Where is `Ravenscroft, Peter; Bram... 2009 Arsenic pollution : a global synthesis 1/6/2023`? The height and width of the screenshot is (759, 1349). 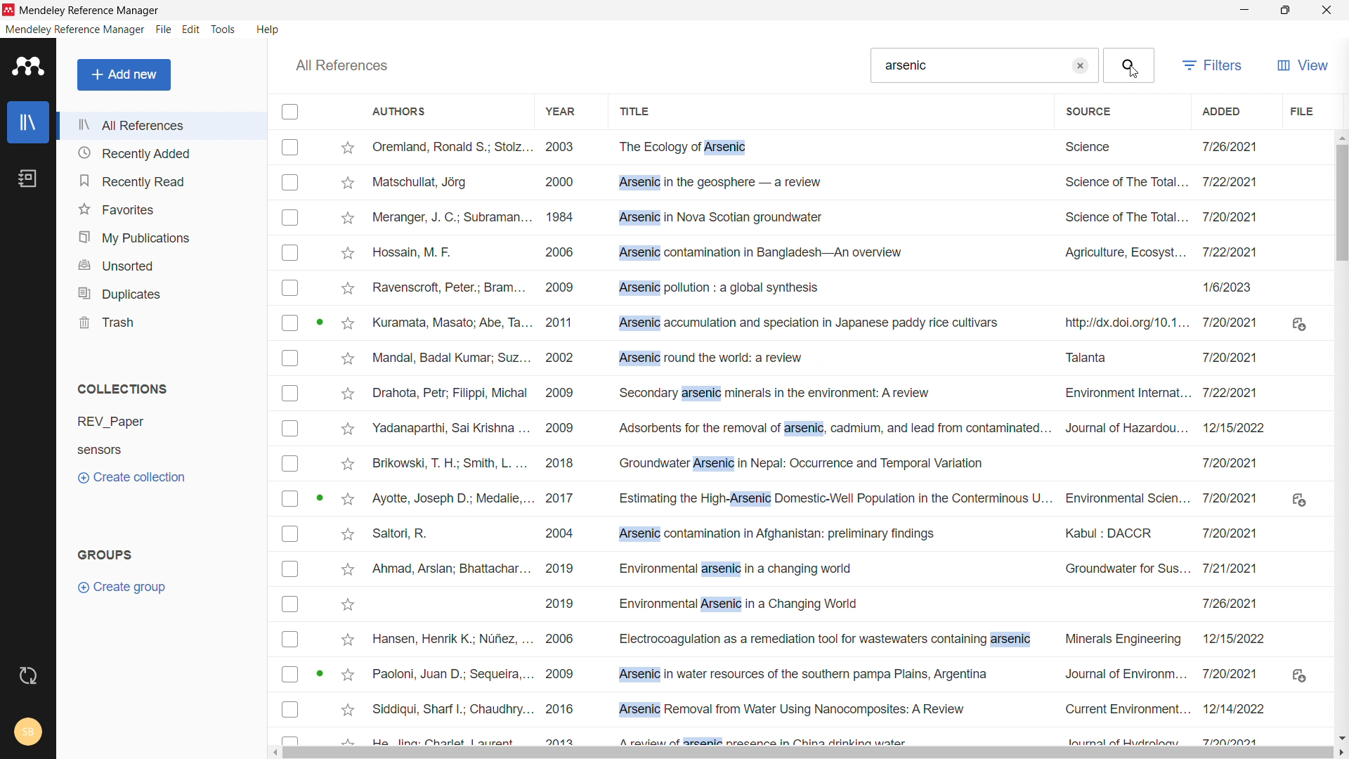
Ravenscroft, Peter; Bram... 2009 Arsenic pollution : a global synthesis 1/6/2023 is located at coordinates (821, 288).